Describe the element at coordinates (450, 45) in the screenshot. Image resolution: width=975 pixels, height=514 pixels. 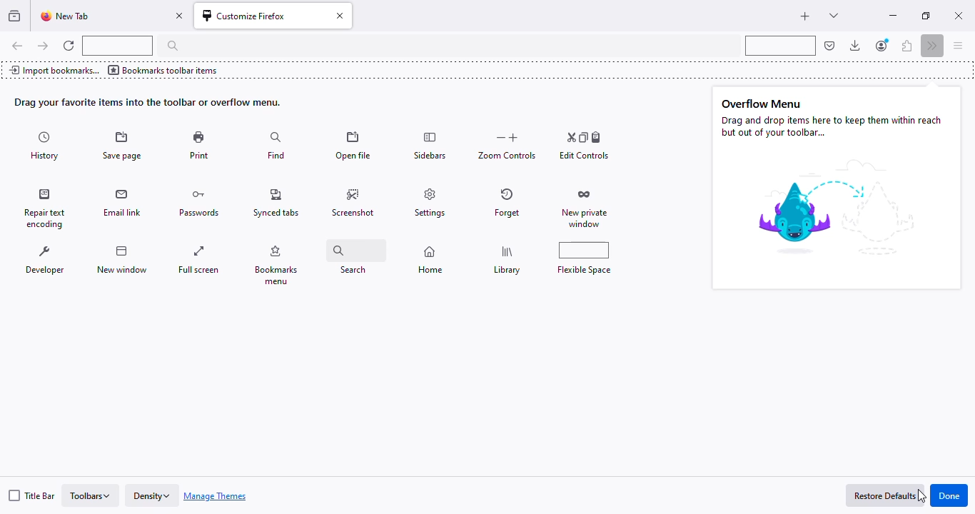
I see `search` at that location.